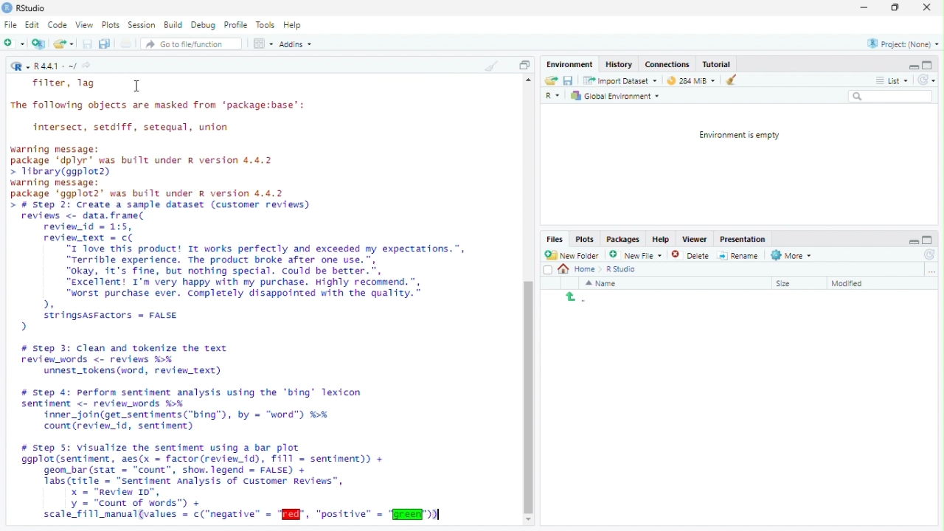 The height and width of the screenshot is (531, 944). Describe the element at coordinates (897, 8) in the screenshot. I see `Restore Down` at that location.